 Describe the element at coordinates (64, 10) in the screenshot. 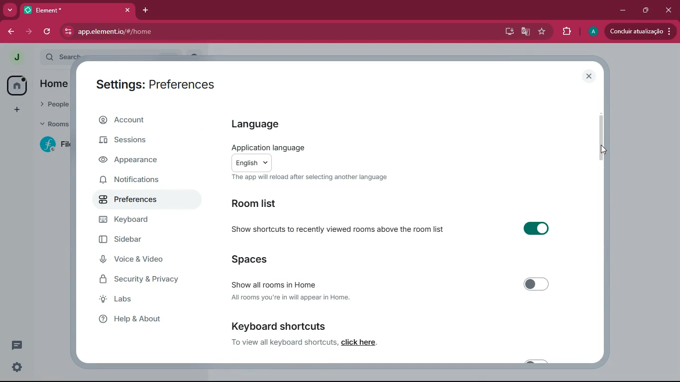

I see `tab` at that location.